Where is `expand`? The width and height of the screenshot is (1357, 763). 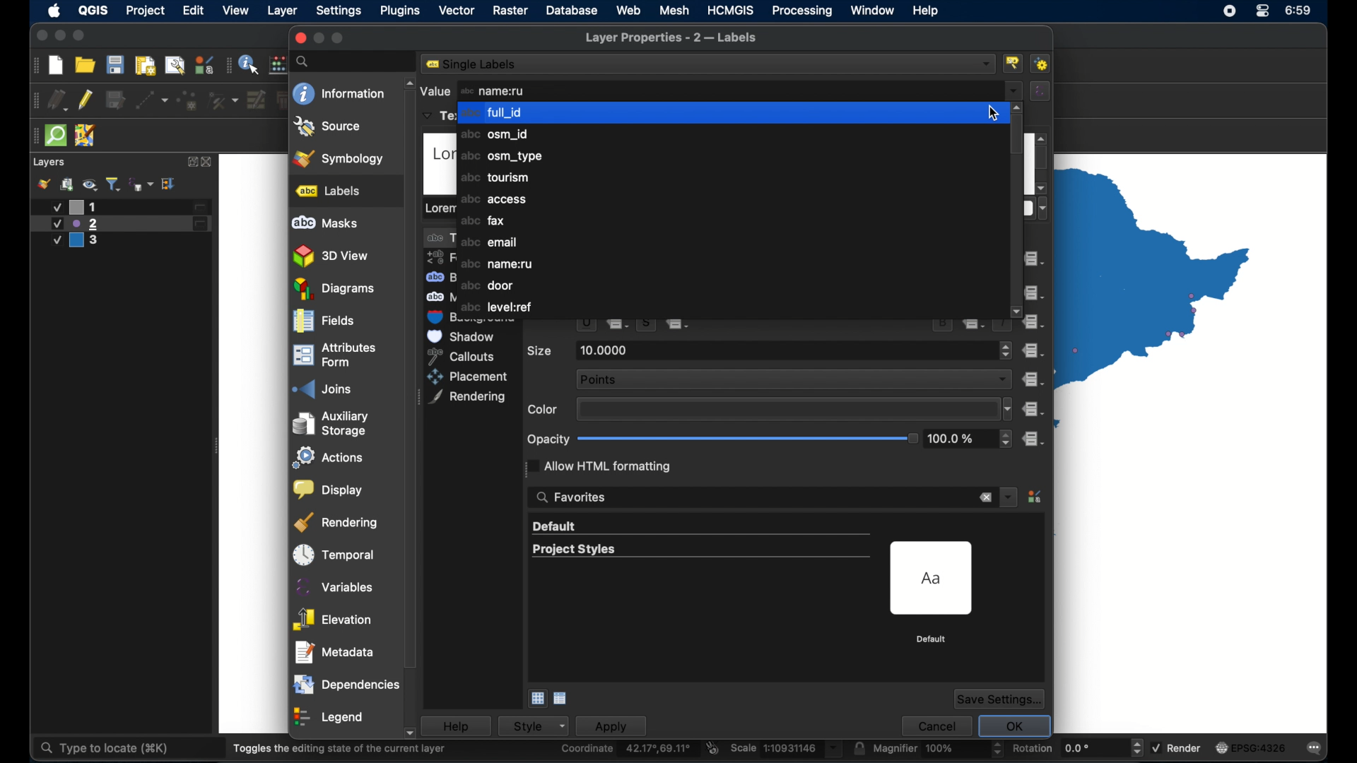 expand is located at coordinates (170, 184).